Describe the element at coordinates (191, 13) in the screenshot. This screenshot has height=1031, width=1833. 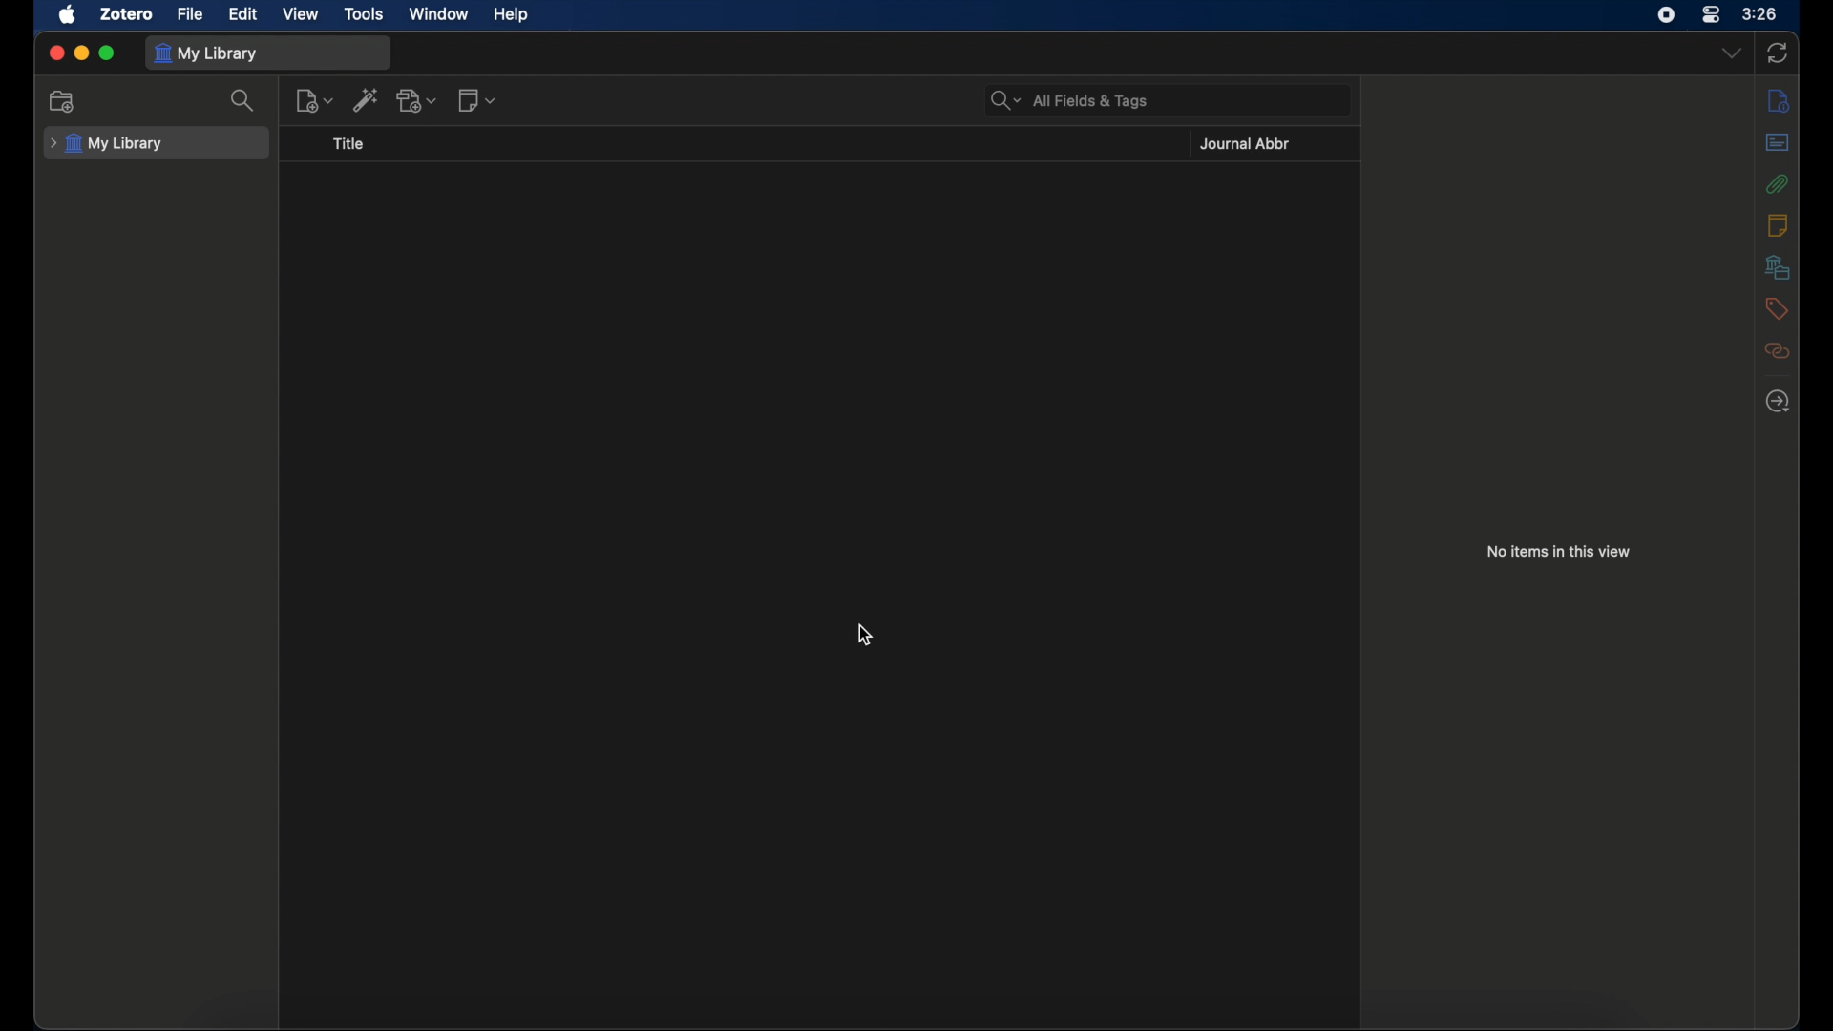
I see `file` at that location.